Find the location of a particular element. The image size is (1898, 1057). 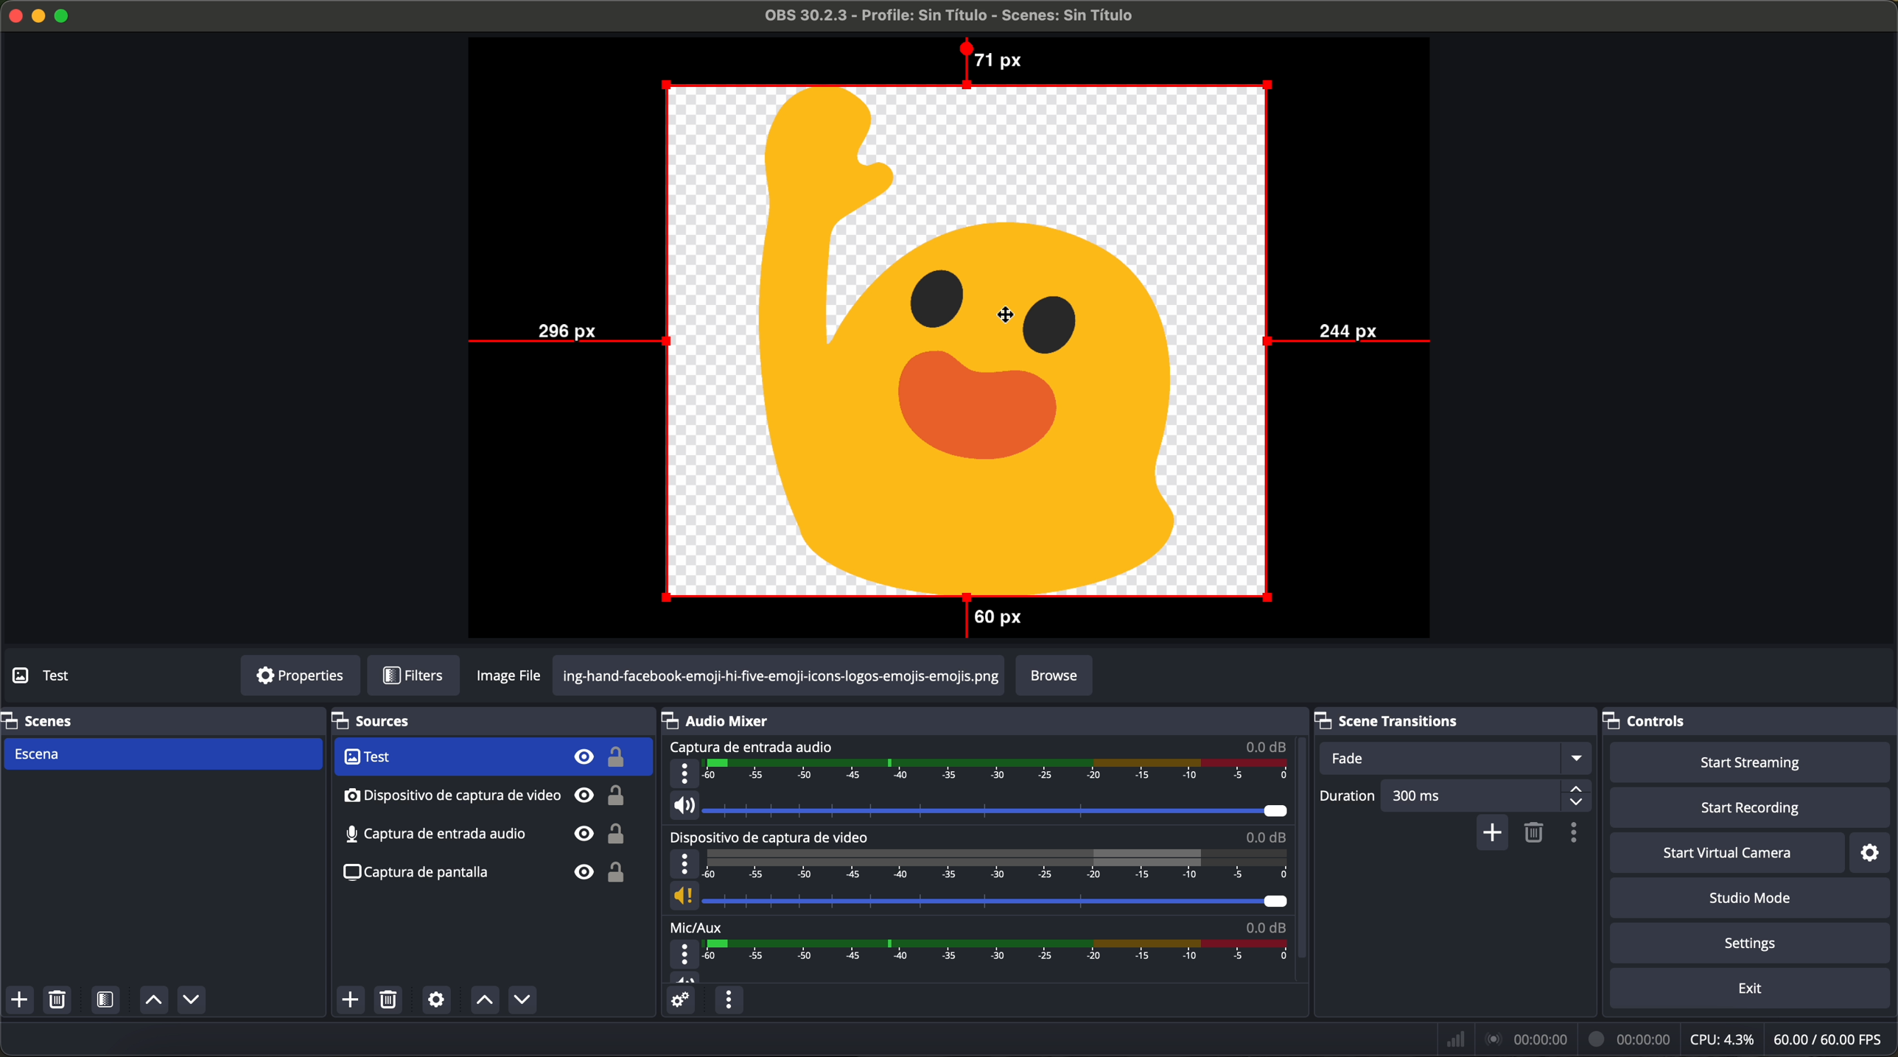

click on add source is located at coordinates (354, 1001).